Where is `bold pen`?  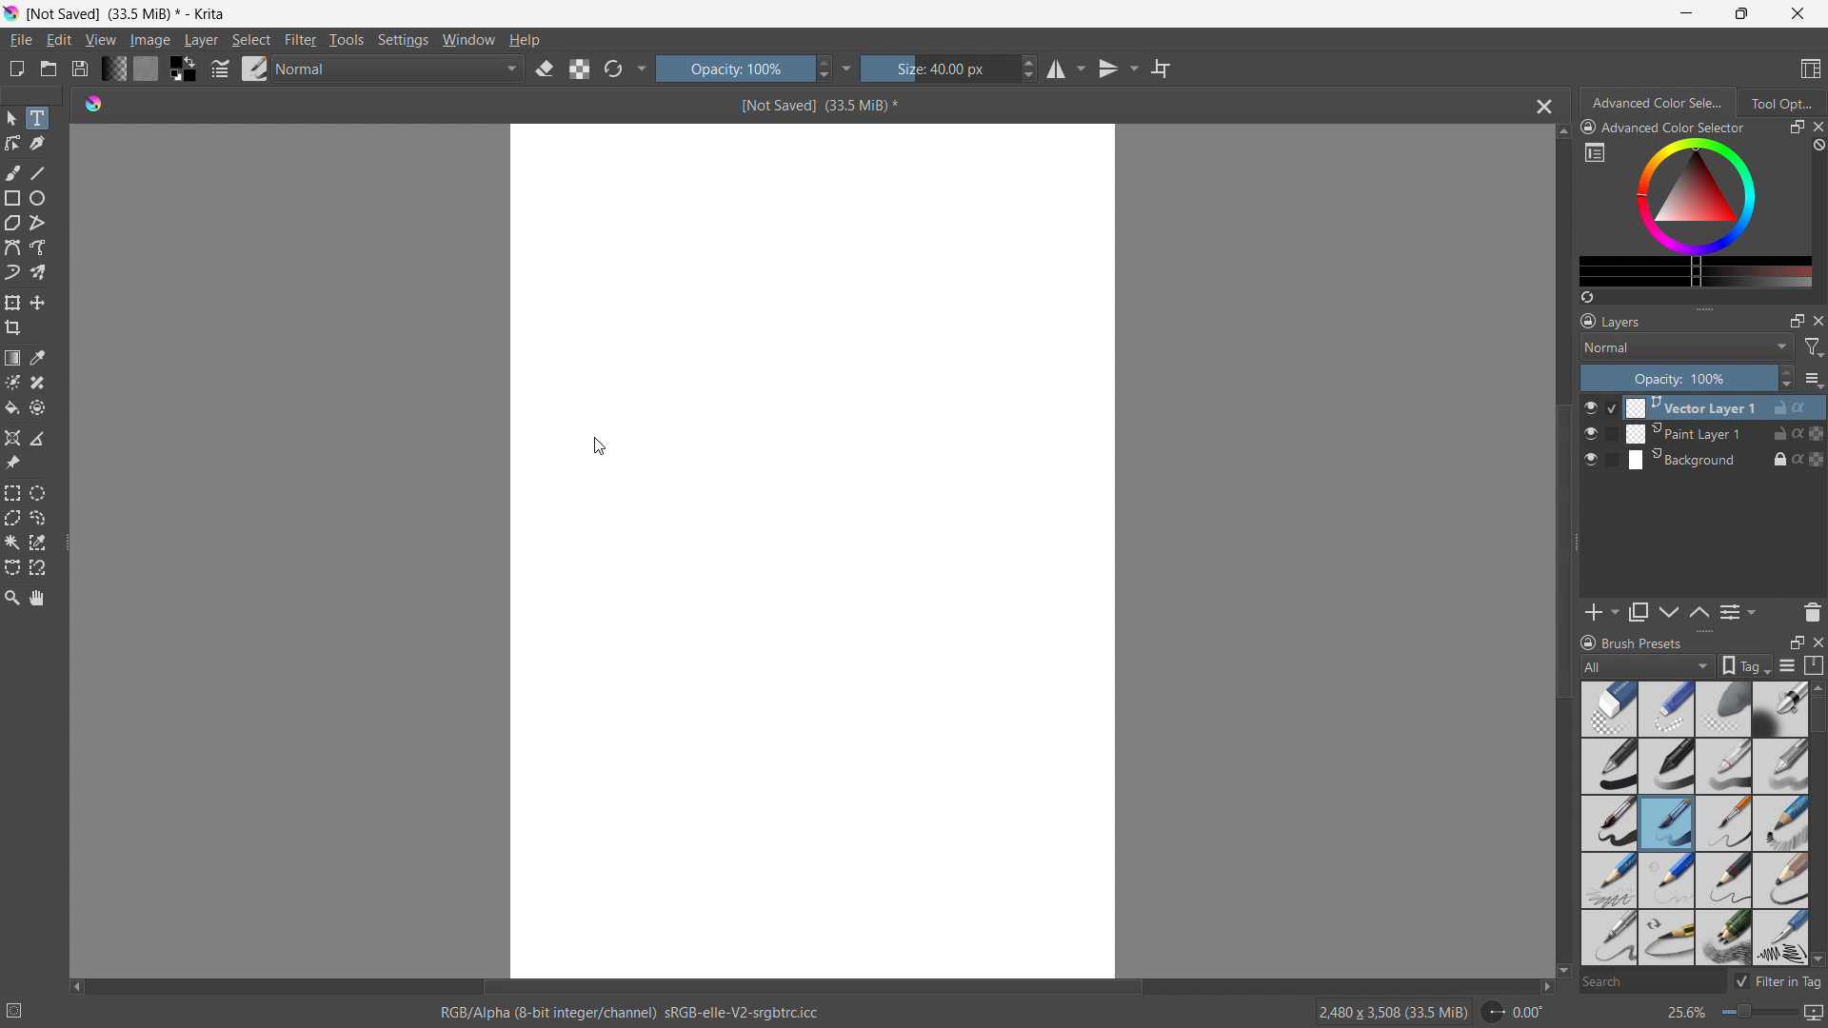 bold pen is located at coordinates (1608, 767).